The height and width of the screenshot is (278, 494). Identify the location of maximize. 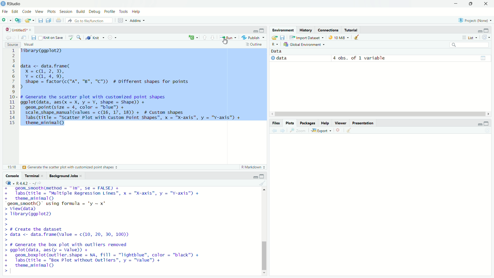
(486, 124).